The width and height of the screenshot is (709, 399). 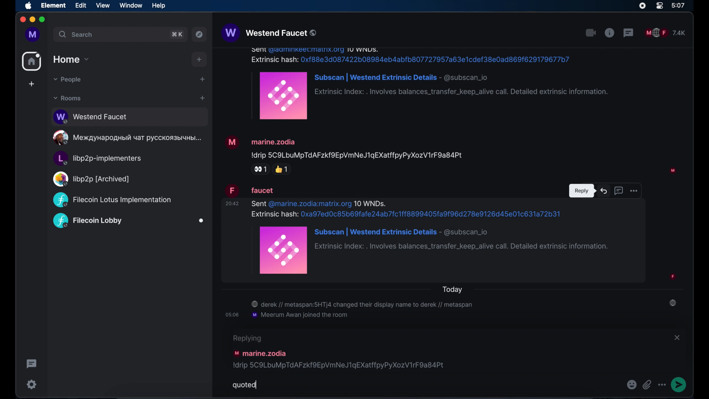 What do you see at coordinates (604, 191) in the screenshot?
I see `reply` at bounding box center [604, 191].